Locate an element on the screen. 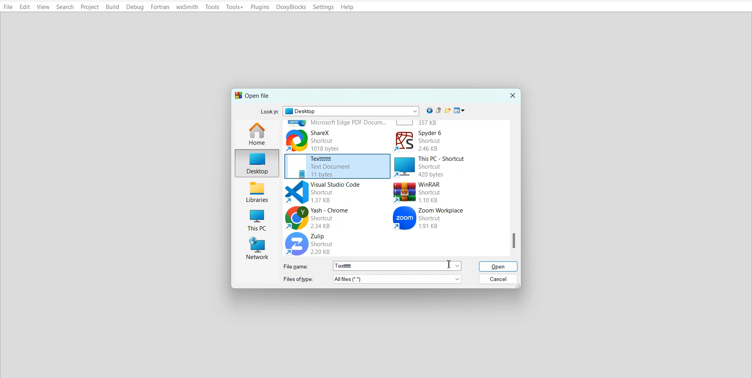 This screenshot has width=752, height=378. Project is located at coordinates (89, 7).